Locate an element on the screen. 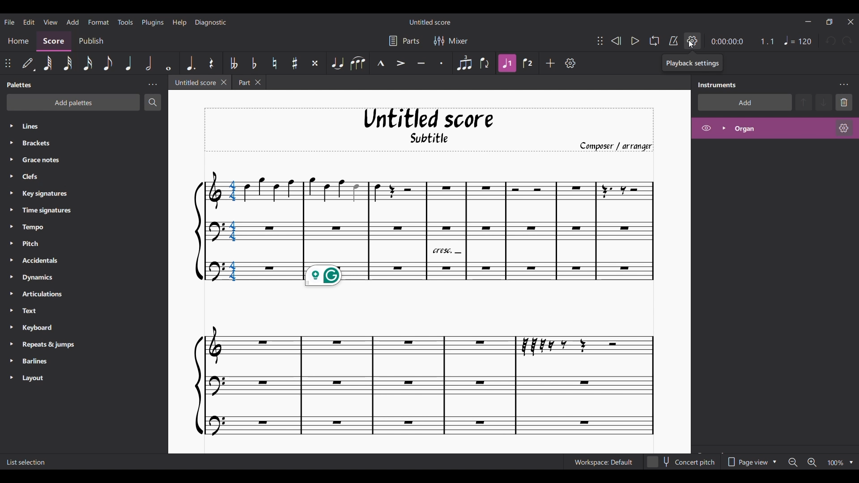 The image size is (859, 483). Zoom options is located at coordinates (851, 463).